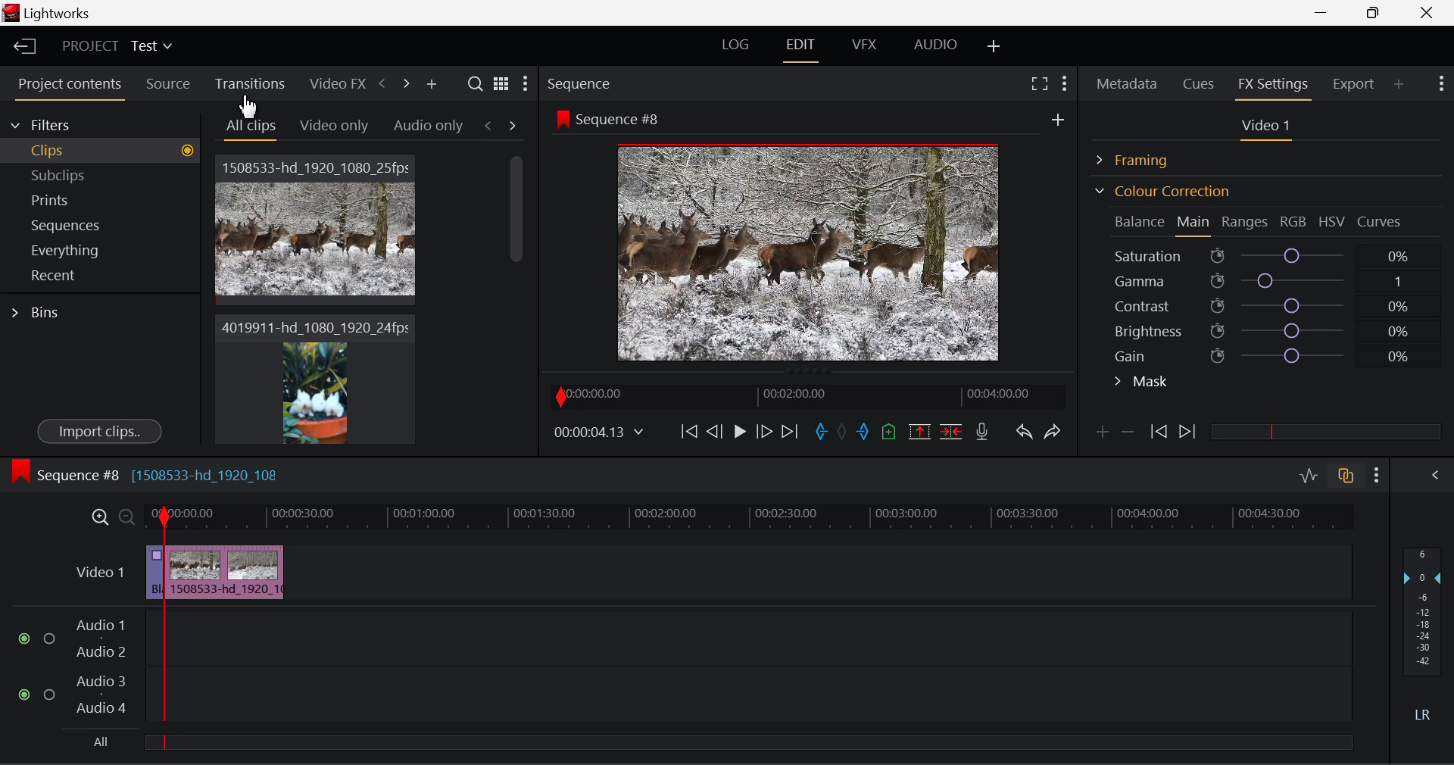 This screenshot has height=765, width=1454. I want to click on Ranges, so click(1245, 223).